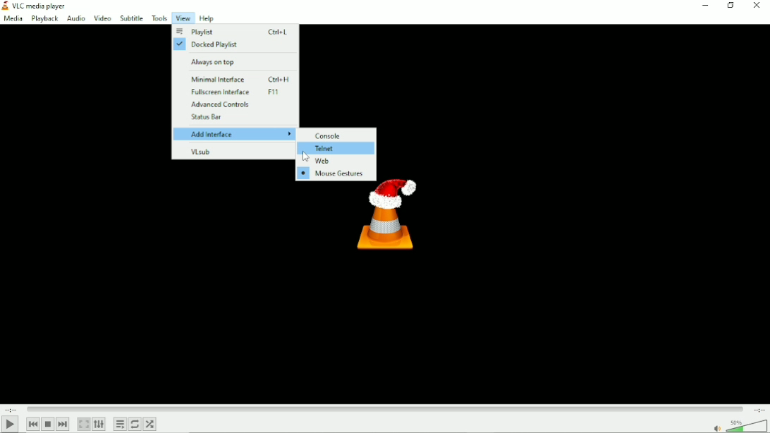 The height and width of the screenshot is (433, 770). I want to click on Media, so click(13, 20).